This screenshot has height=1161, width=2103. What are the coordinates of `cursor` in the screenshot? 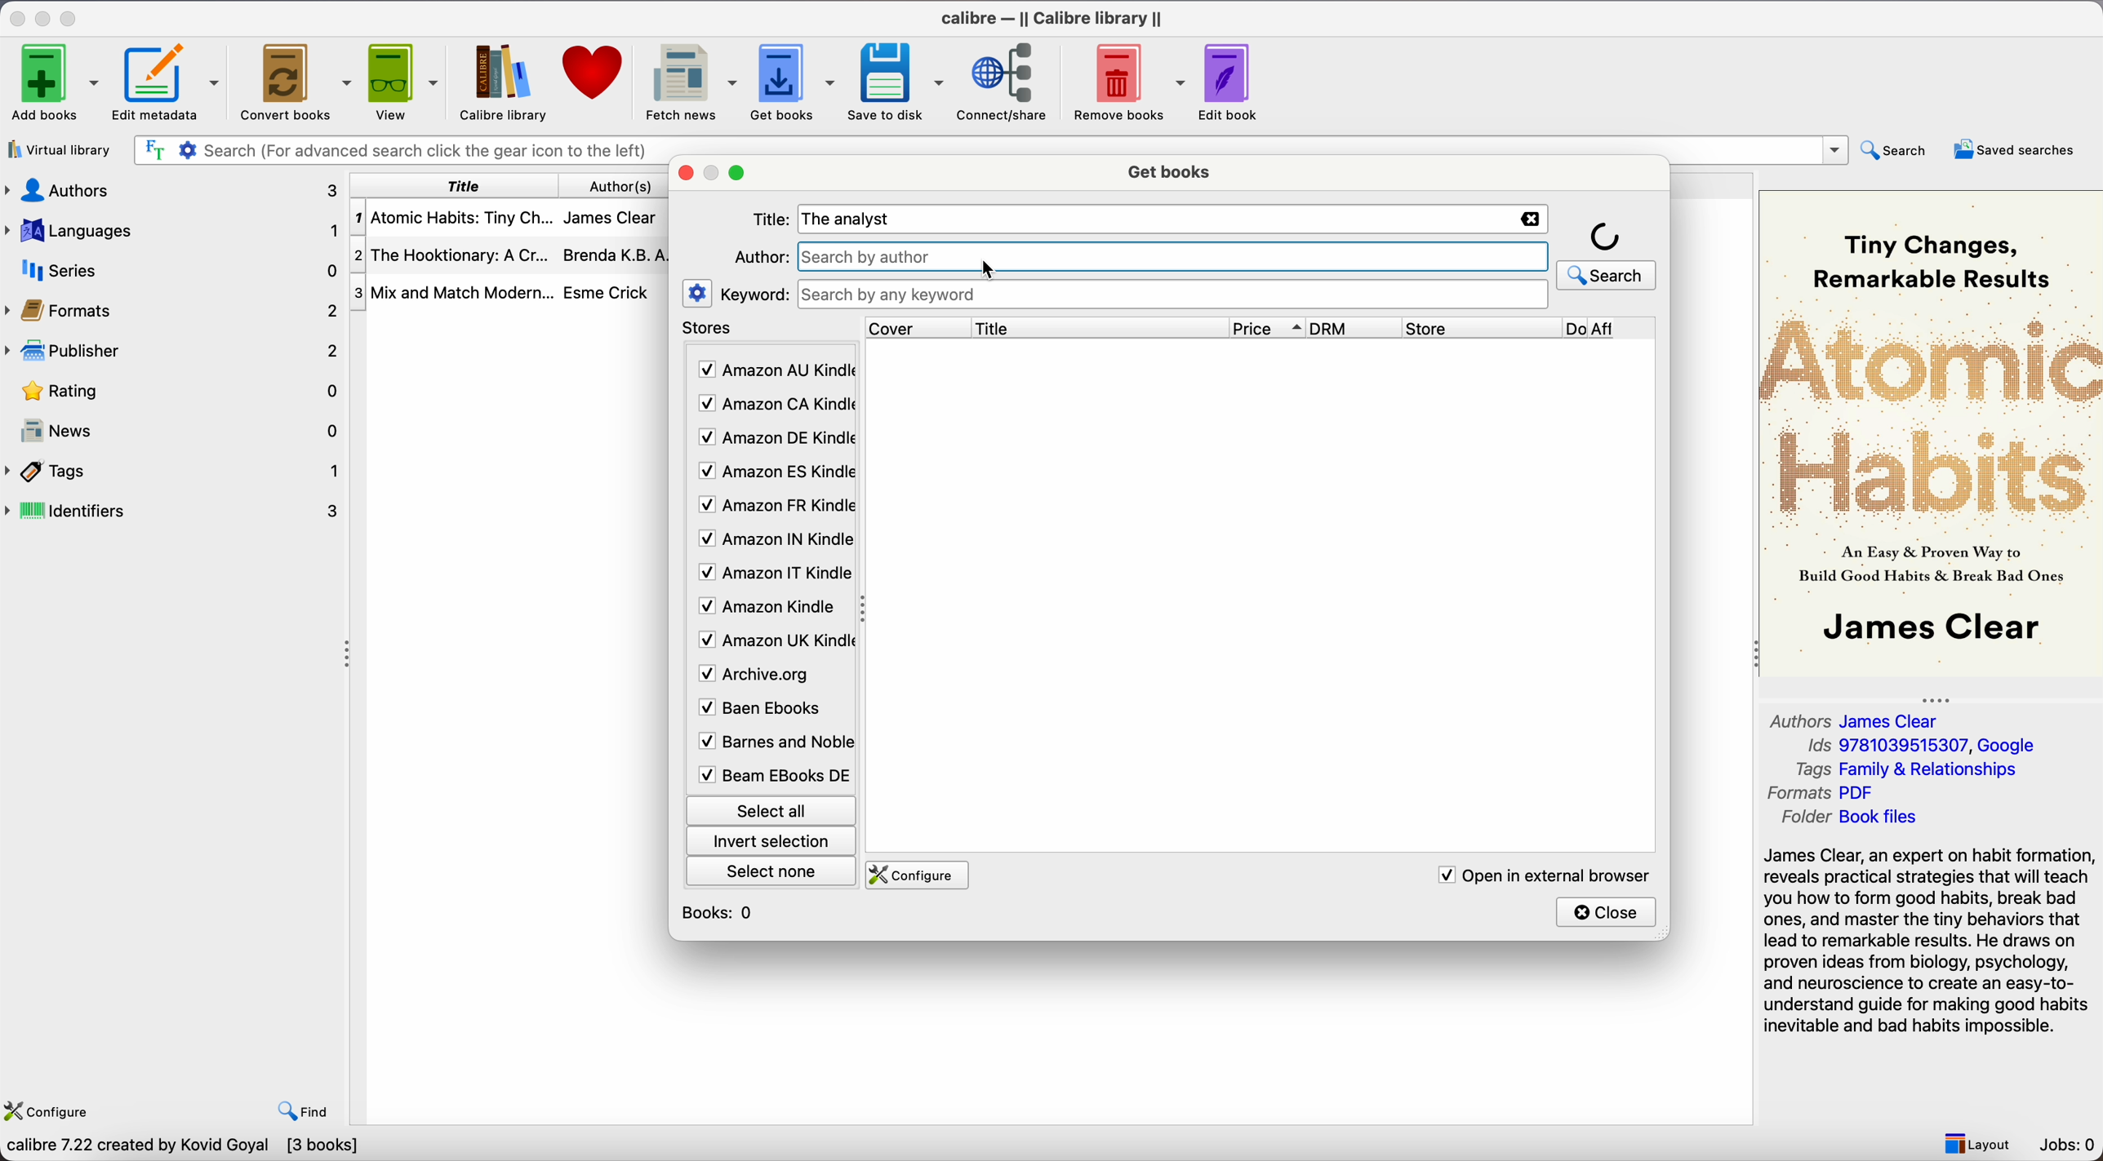 It's located at (989, 268).